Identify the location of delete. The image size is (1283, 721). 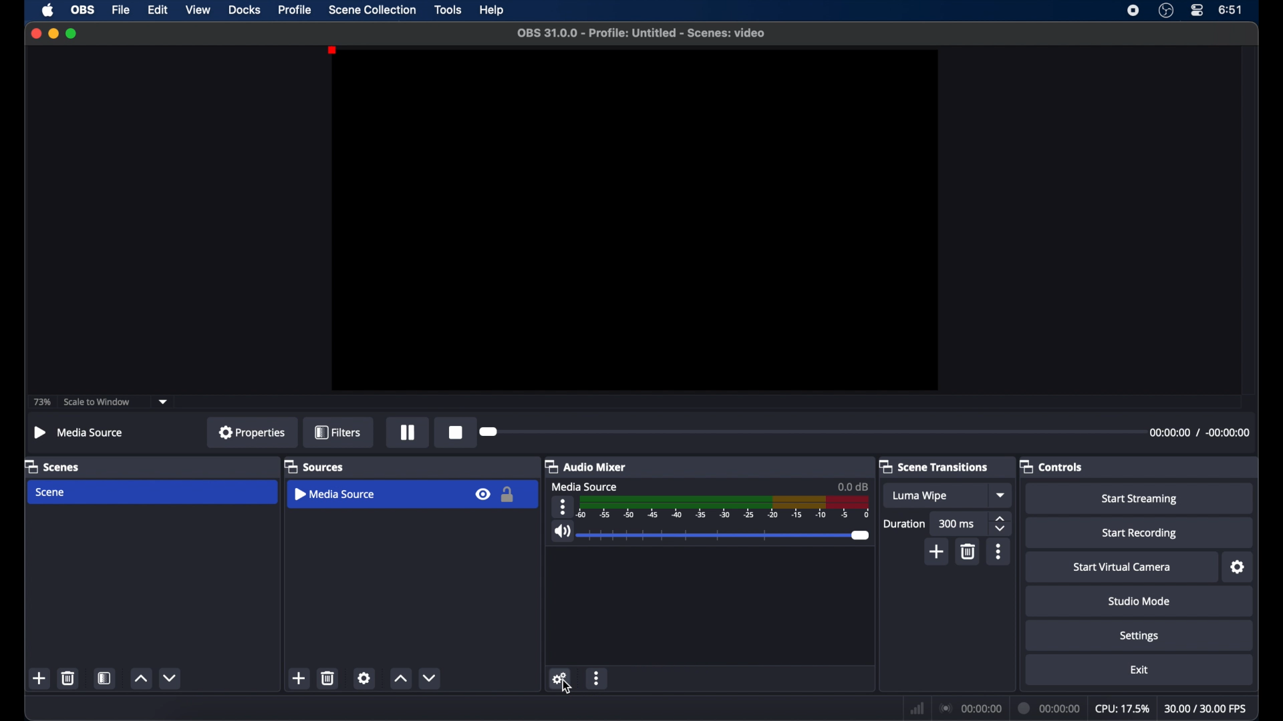
(969, 552).